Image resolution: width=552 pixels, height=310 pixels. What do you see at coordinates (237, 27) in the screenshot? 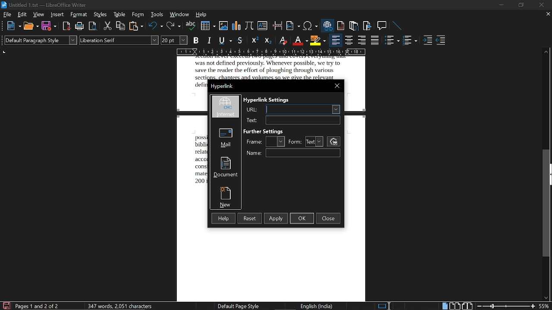
I see `insert chart` at bounding box center [237, 27].